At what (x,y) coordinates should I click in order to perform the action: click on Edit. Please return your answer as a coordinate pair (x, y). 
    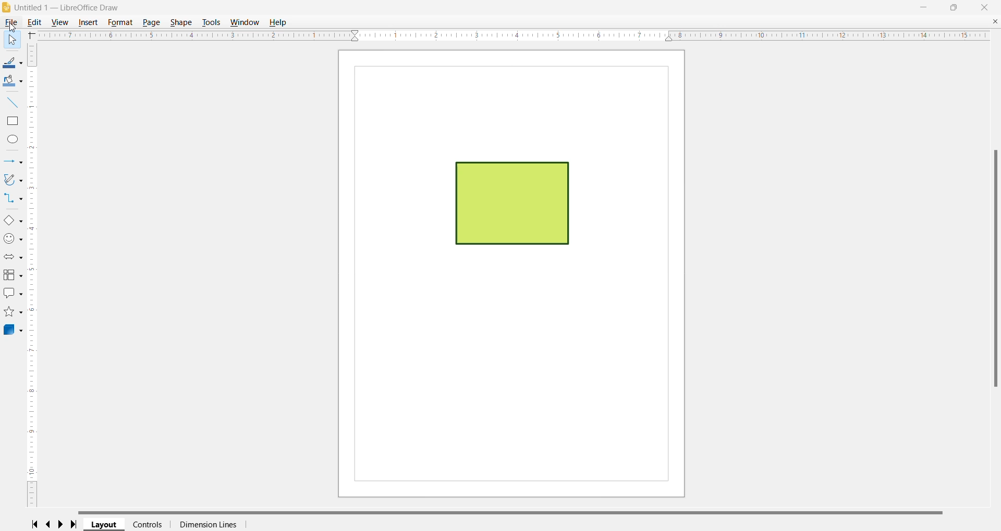
    Looking at the image, I should click on (35, 22).